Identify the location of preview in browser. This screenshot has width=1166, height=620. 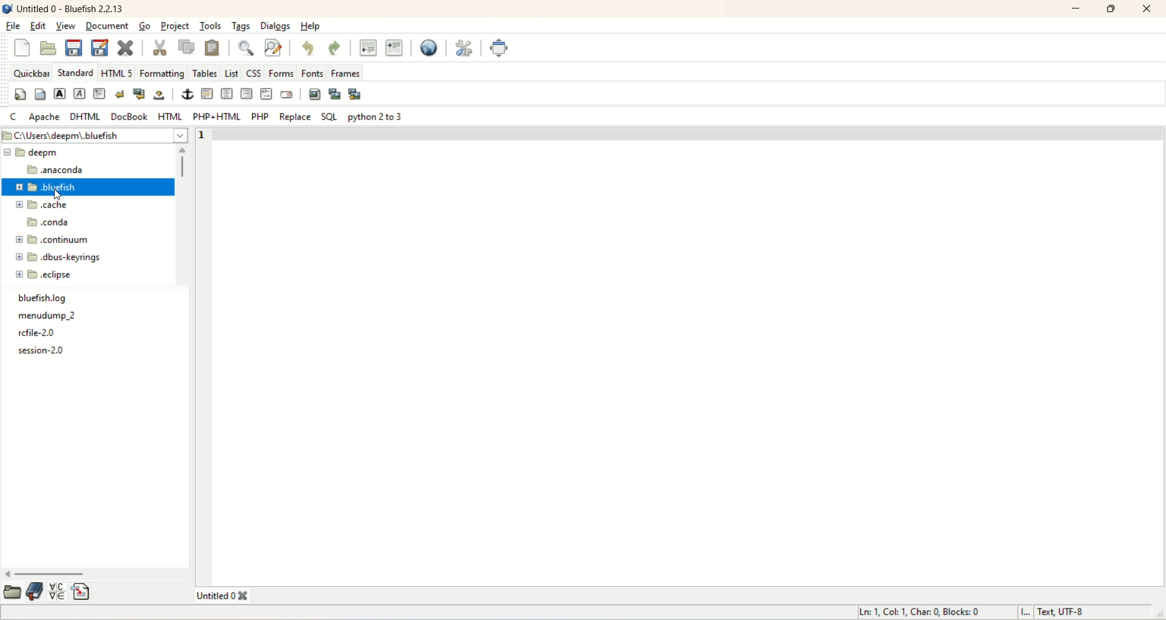
(429, 48).